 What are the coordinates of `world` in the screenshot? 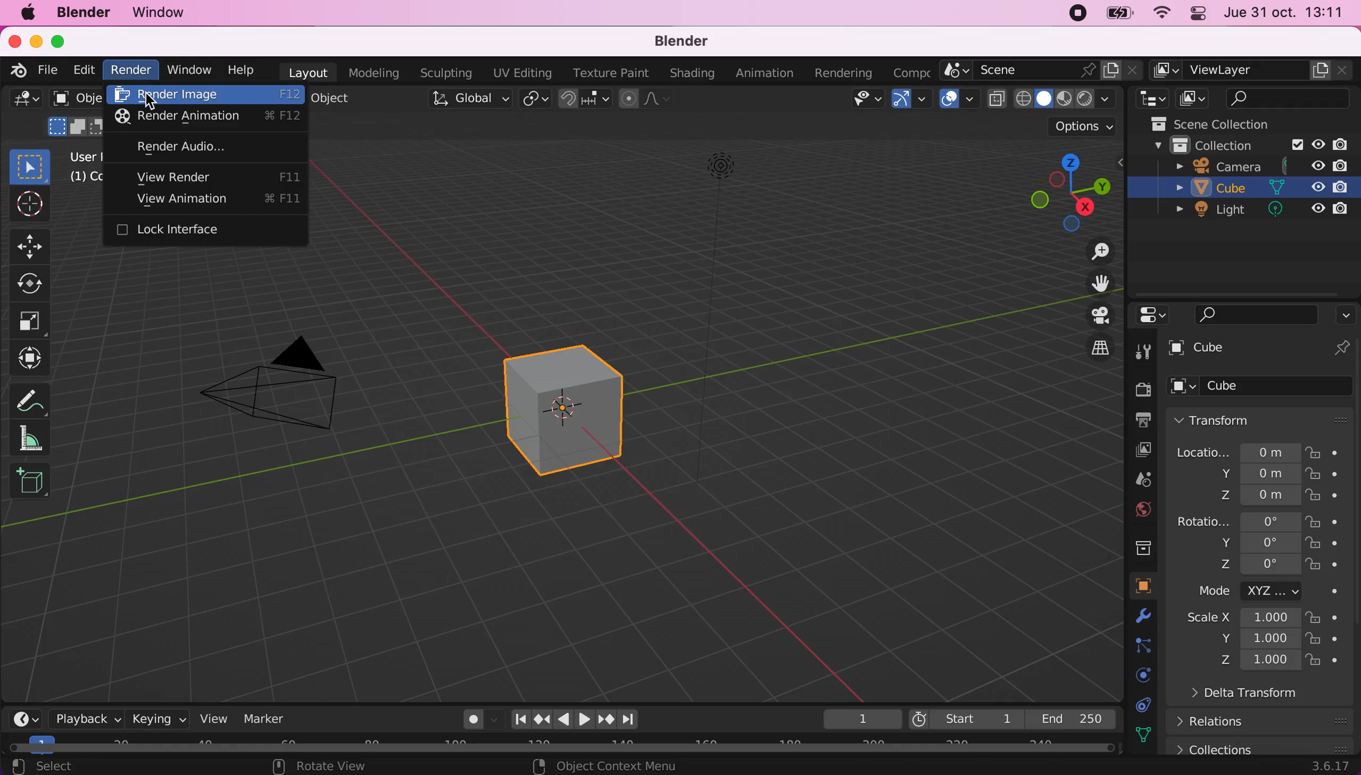 It's located at (1143, 509).